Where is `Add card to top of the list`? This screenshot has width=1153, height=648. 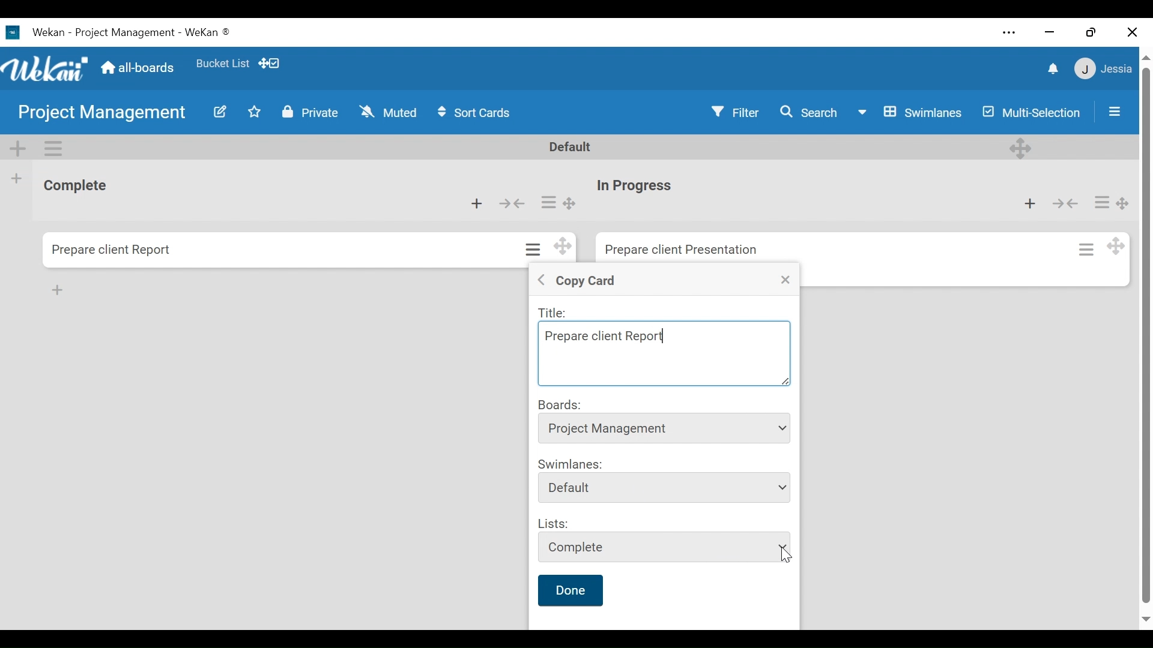 Add card to top of the list is located at coordinates (1033, 203).